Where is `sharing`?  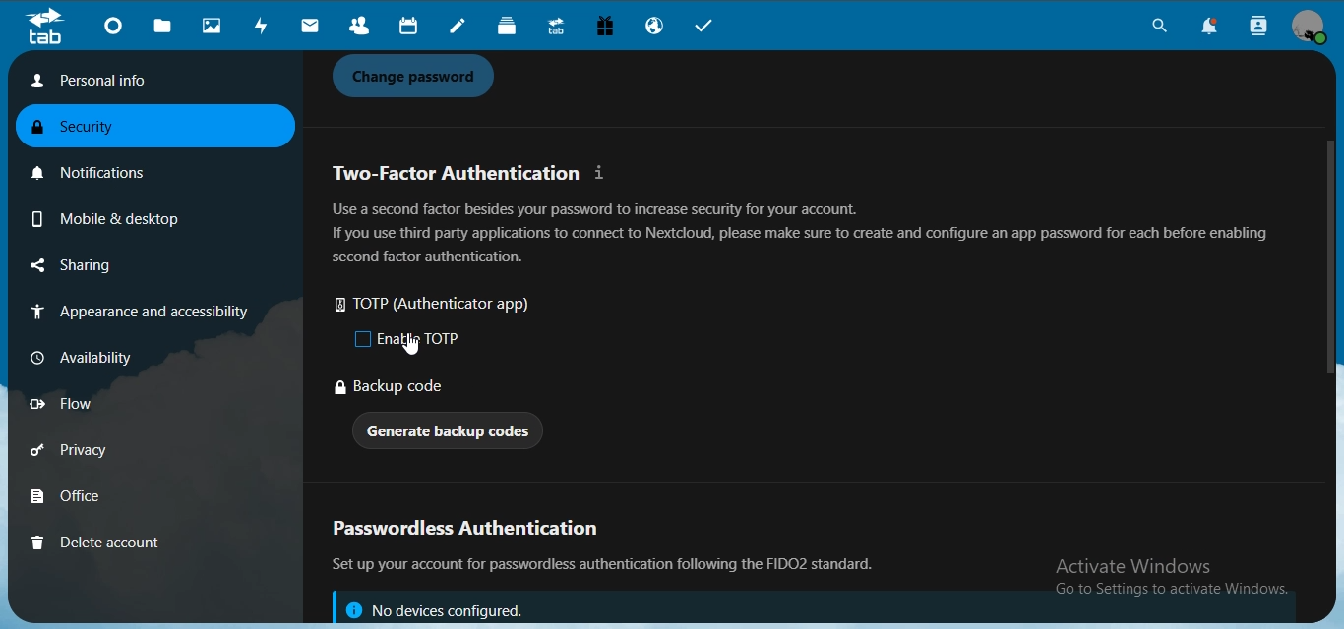 sharing is located at coordinates (101, 266).